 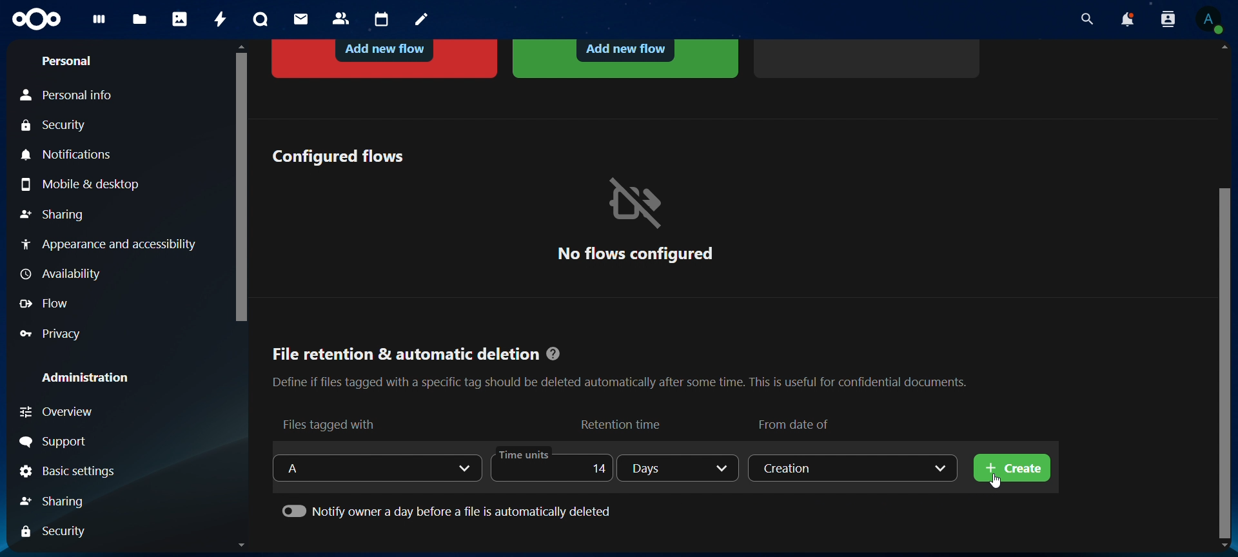 What do you see at coordinates (70, 155) in the screenshot?
I see `notifications` at bounding box center [70, 155].